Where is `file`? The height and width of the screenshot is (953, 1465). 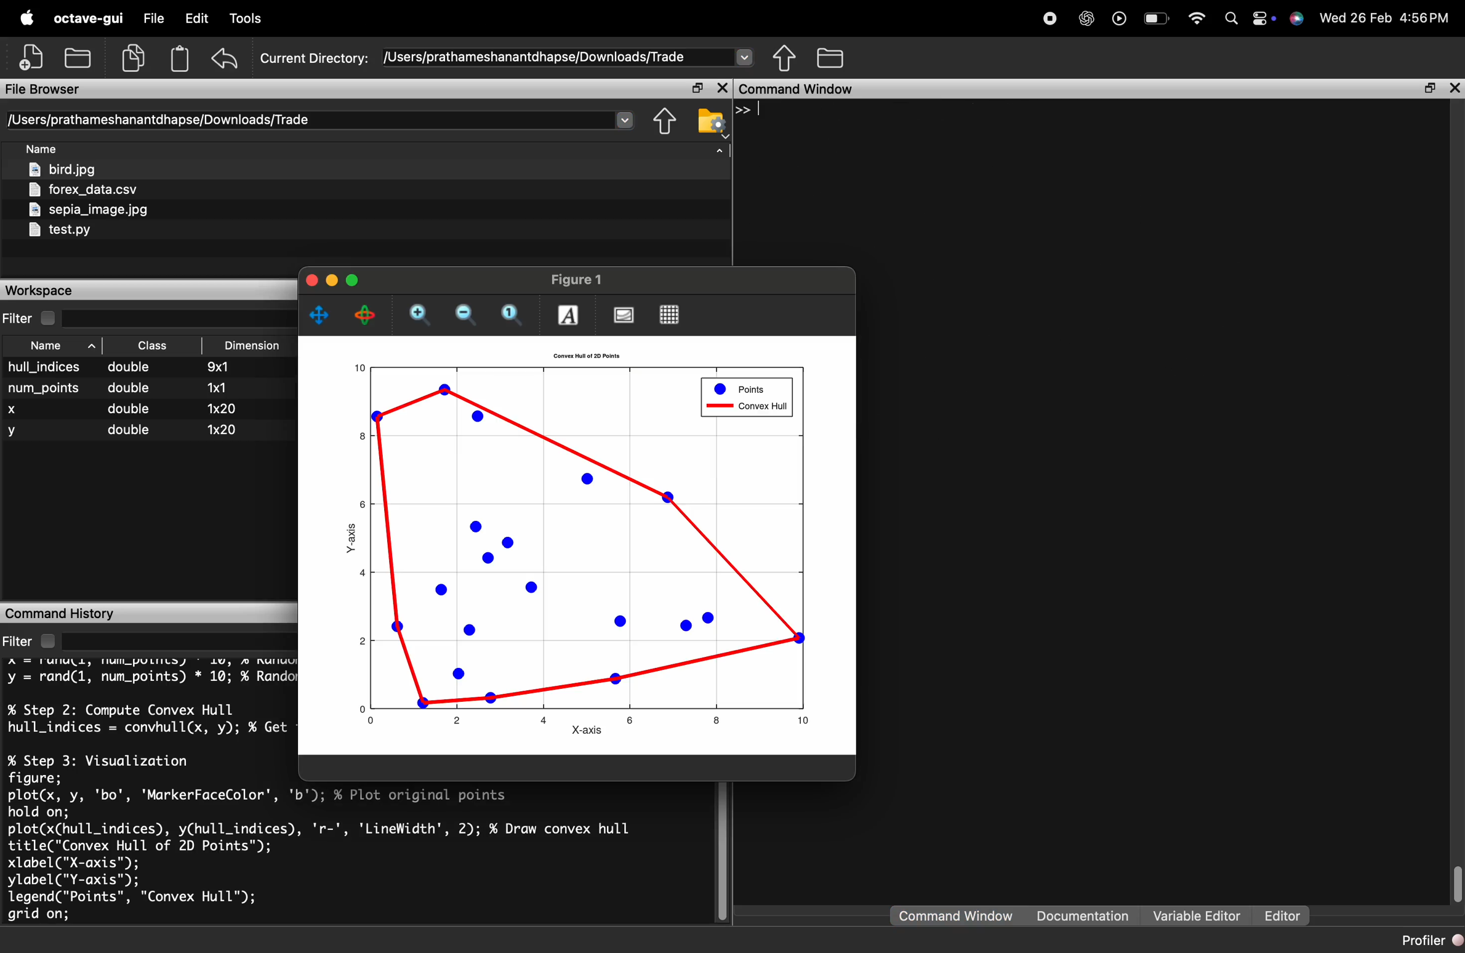 file is located at coordinates (153, 18).